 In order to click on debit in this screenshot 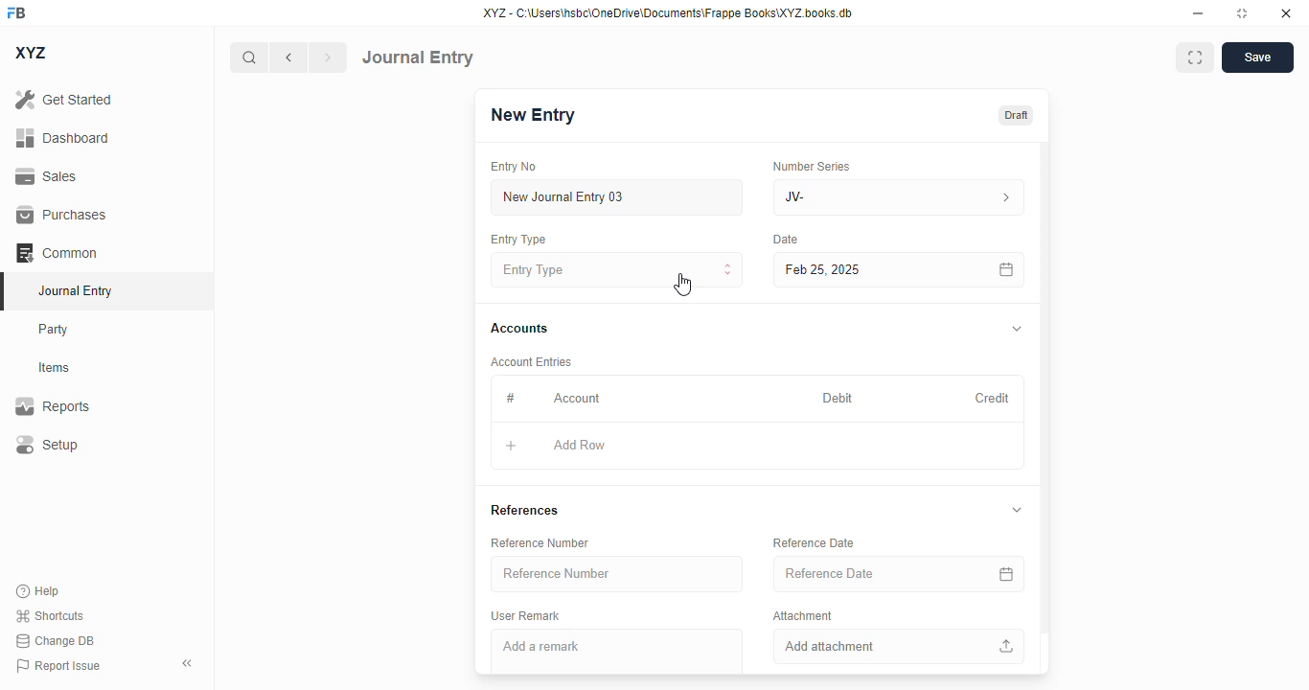, I will do `click(838, 400)`.